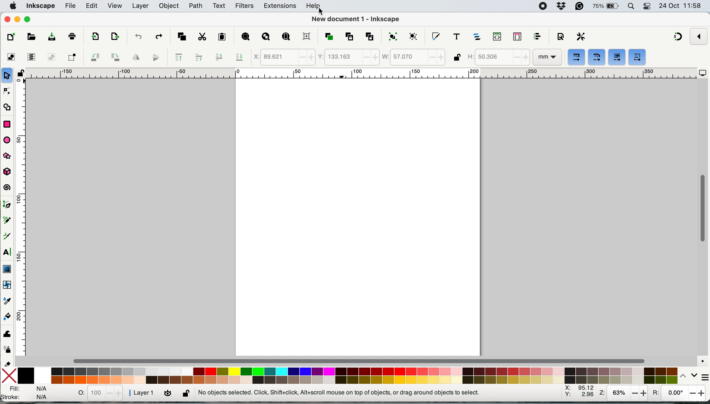 This screenshot has width=710, height=404. Describe the element at coordinates (560, 37) in the screenshot. I see `document properties` at that location.